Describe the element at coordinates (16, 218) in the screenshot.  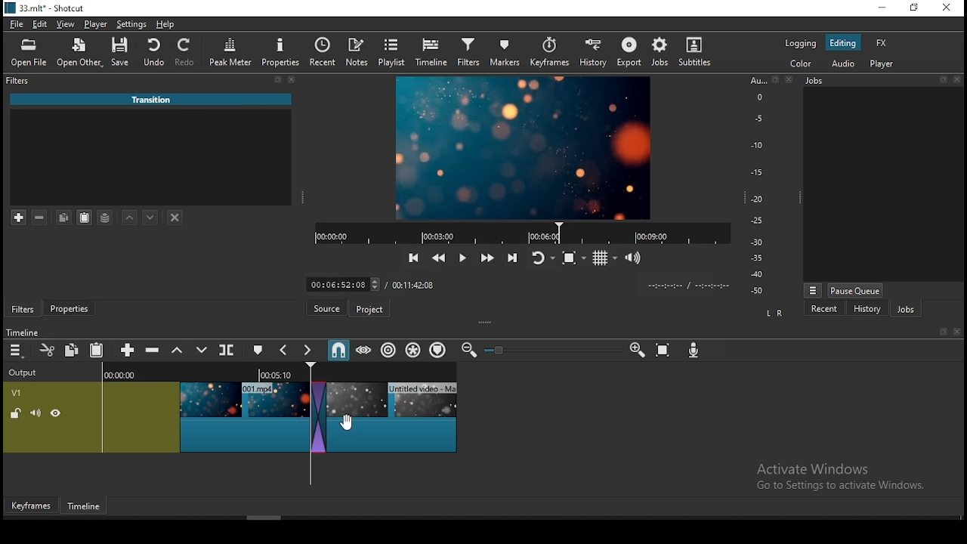
I see `add a filter` at that location.